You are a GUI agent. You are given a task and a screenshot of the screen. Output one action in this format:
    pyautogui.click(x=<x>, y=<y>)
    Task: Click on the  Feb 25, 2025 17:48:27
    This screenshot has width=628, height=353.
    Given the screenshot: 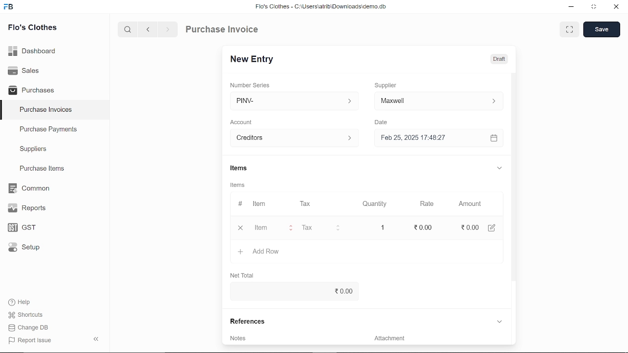 What is the action you would take?
    pyautogui.click(x=429, y=138)
    